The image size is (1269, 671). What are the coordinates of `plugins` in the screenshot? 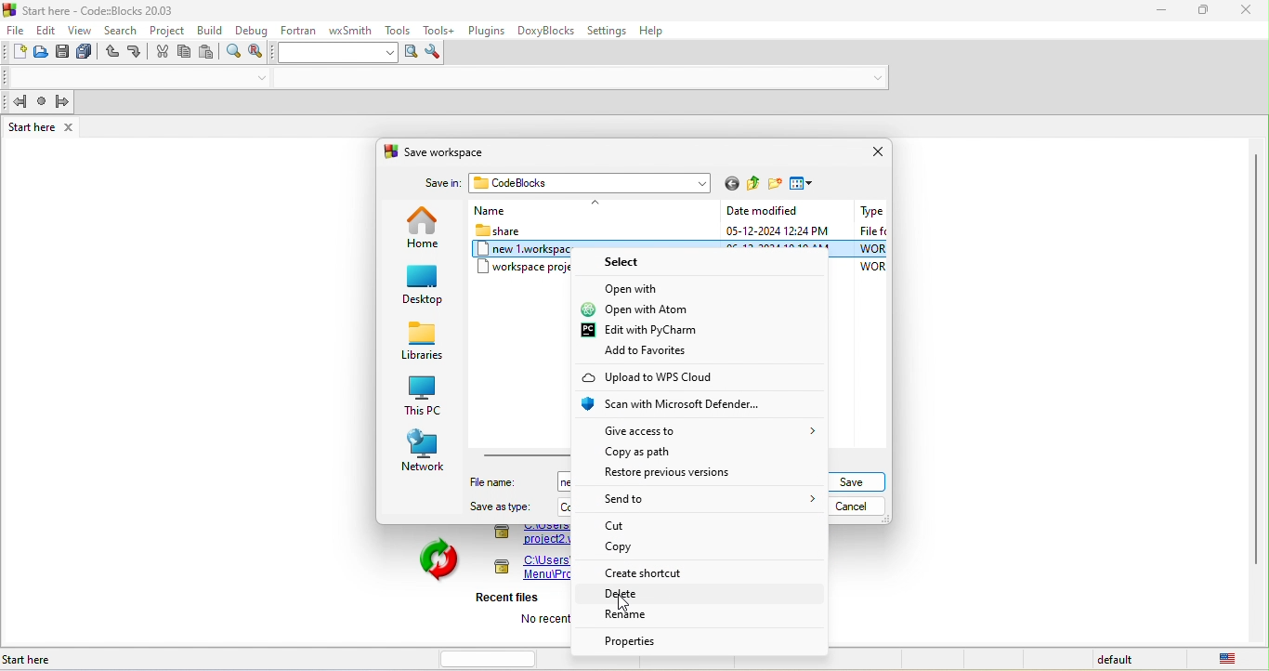 It's located at (486, 29).